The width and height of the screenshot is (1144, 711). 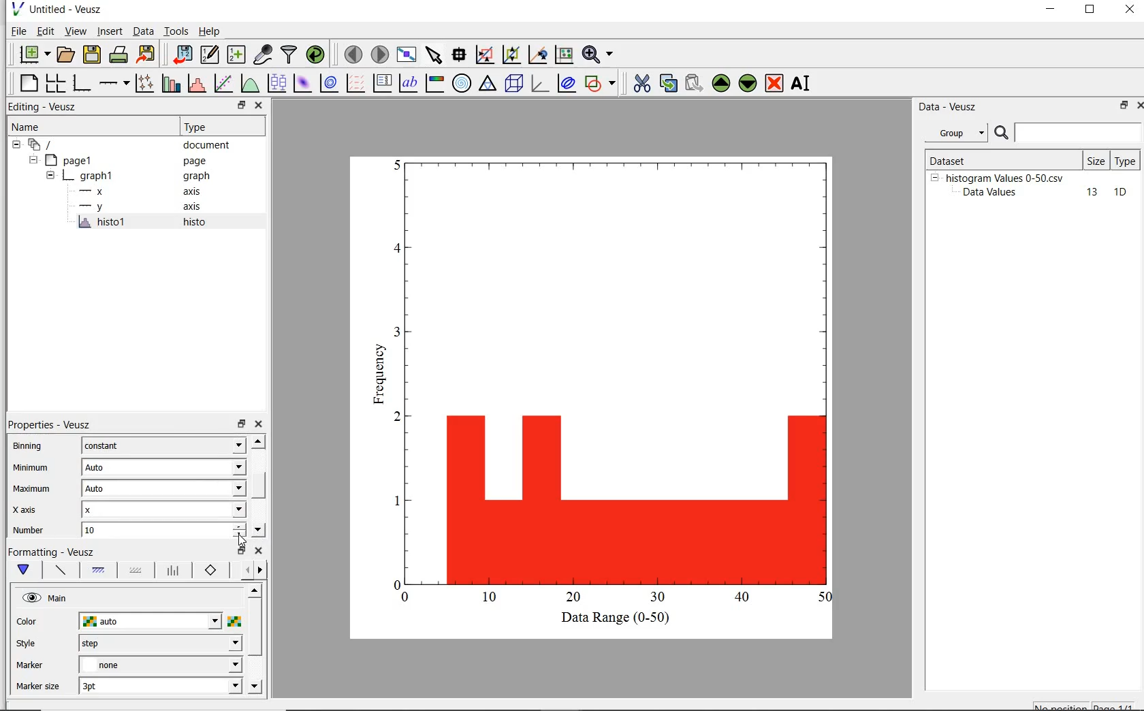 What do you see at coordinates (1079, 133) in the screenshot?
I see `search for dataset names` at bounding box center [1079, 133].